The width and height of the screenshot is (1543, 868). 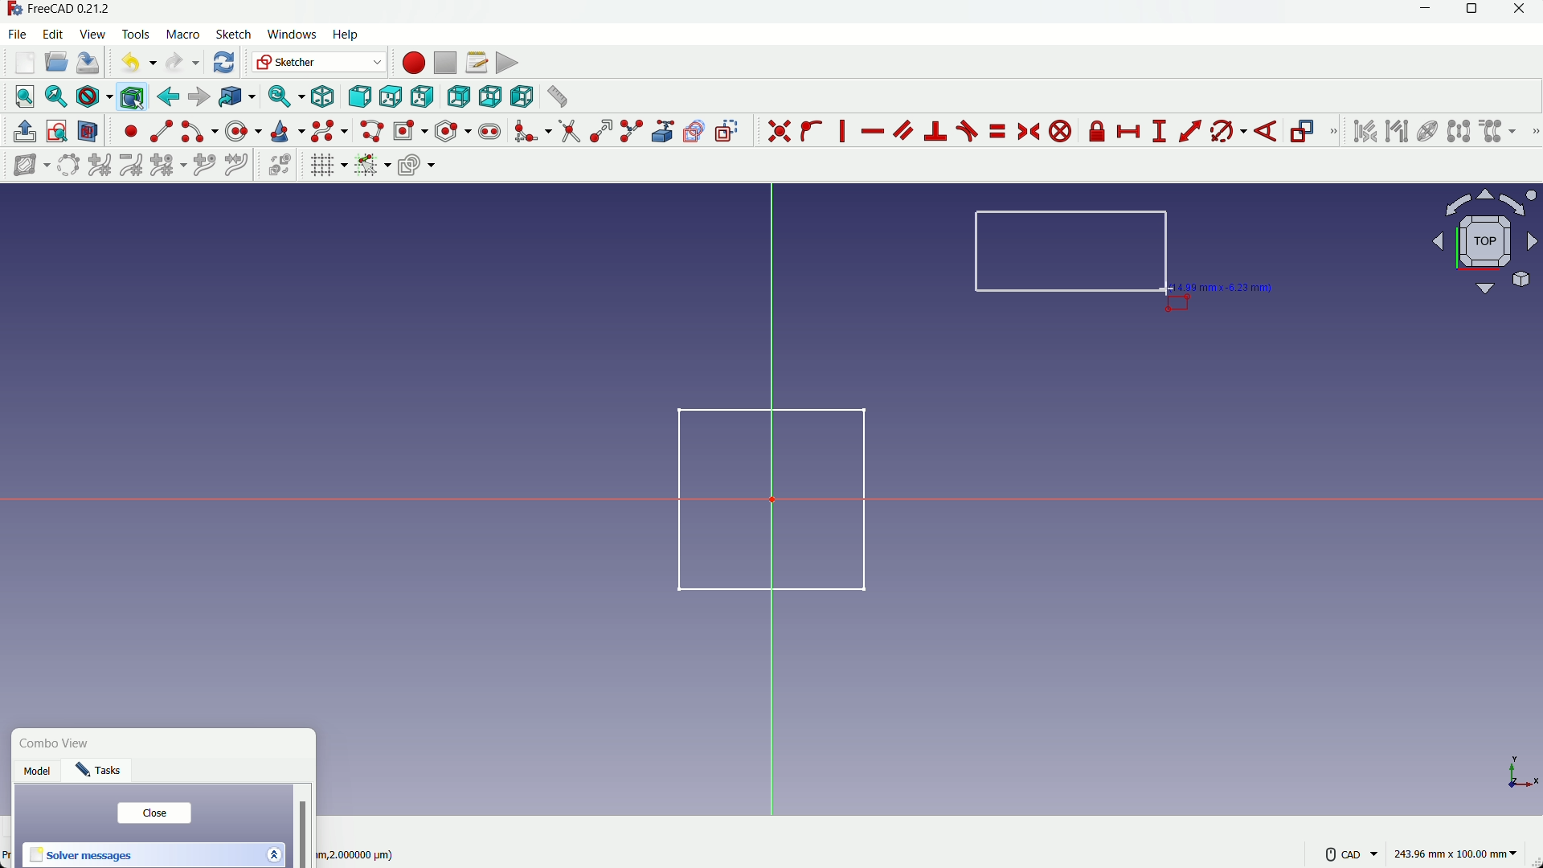 What do you see at coordinates (1426, 132) in the screenshot?
I see `show/hide internal geometry` at bounding box center [1426, 132].